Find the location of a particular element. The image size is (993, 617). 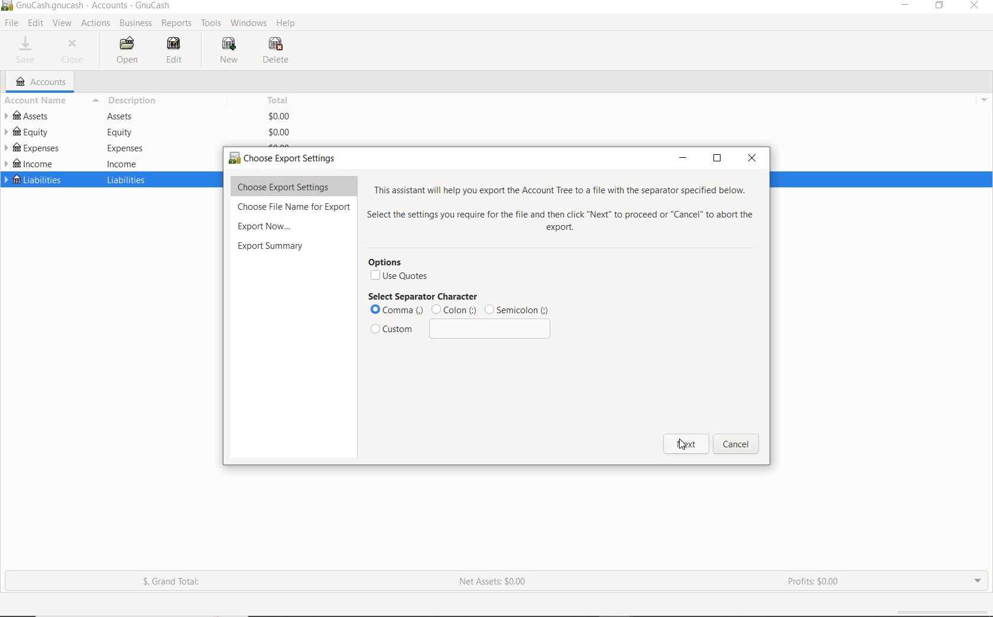

VIEW is located at coordinates (64, 23).